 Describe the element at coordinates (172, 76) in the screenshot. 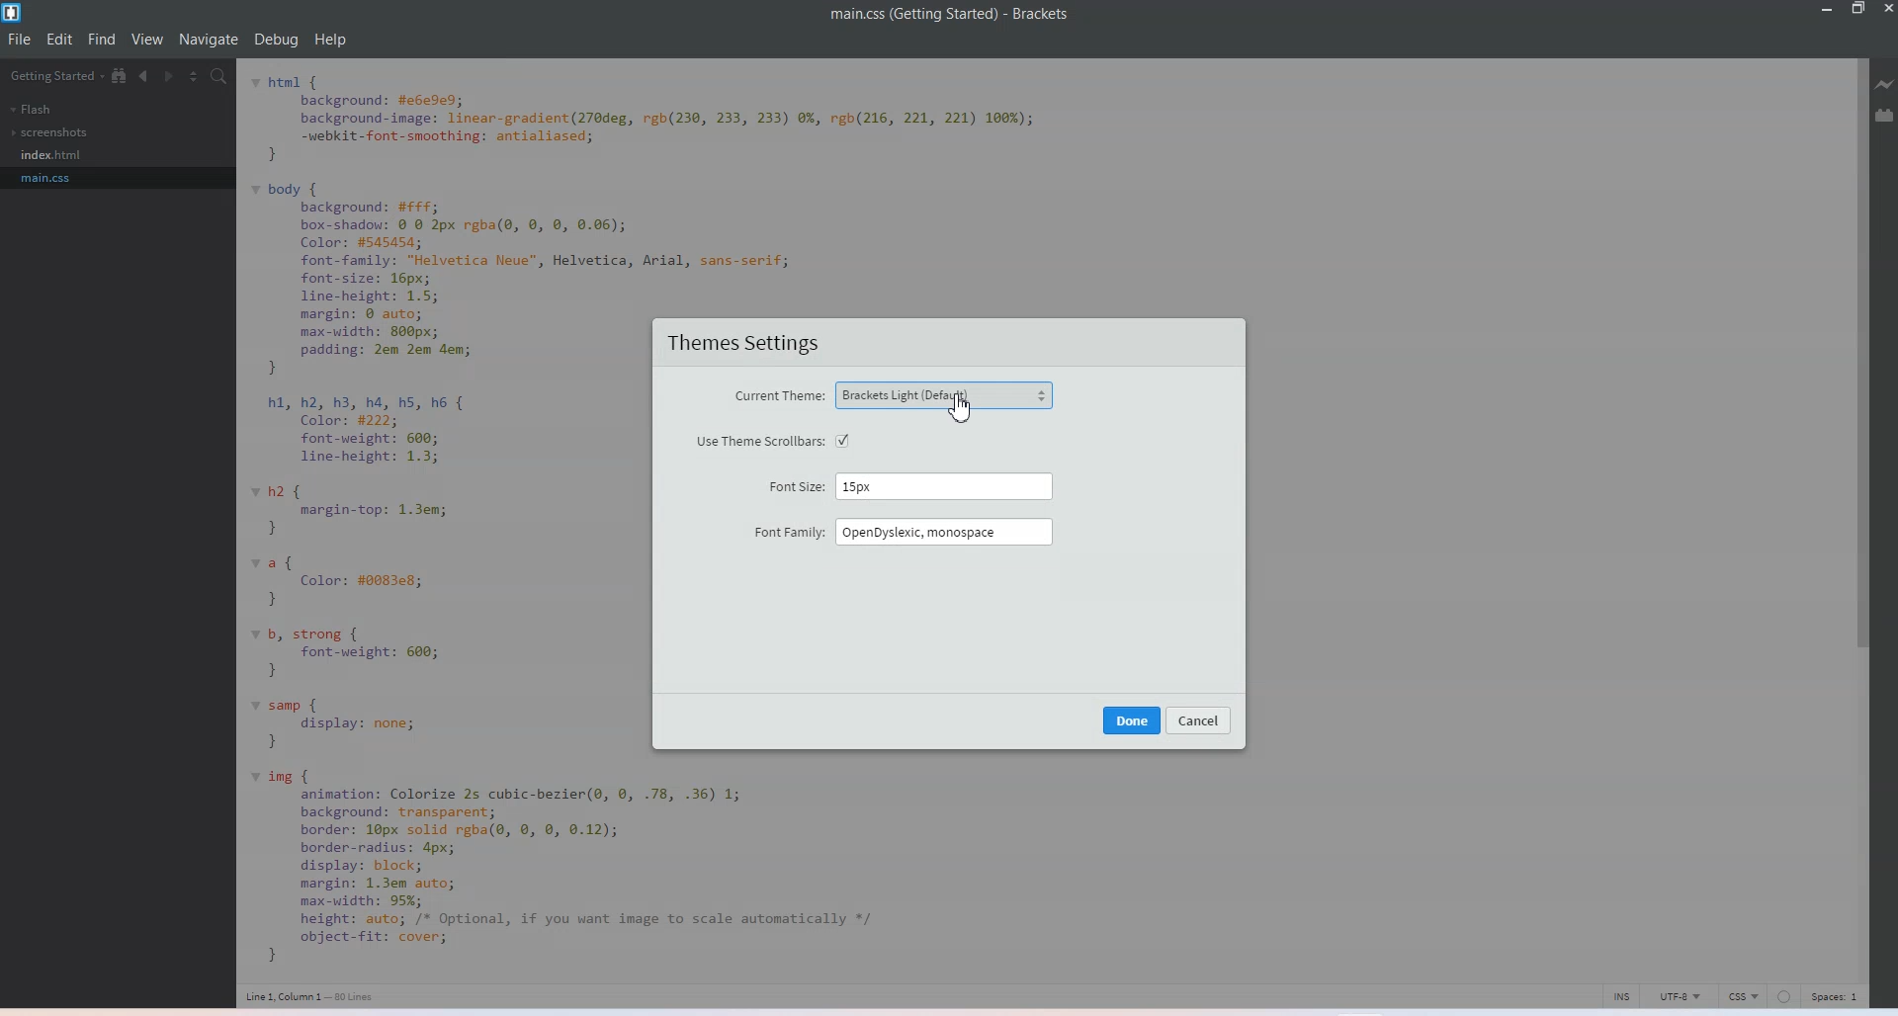

I see `Navigate Forward` at that location.